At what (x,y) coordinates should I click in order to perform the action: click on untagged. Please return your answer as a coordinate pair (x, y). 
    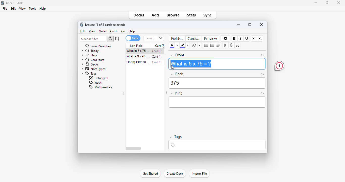
    Looking at the image, I should click on (99, 78).